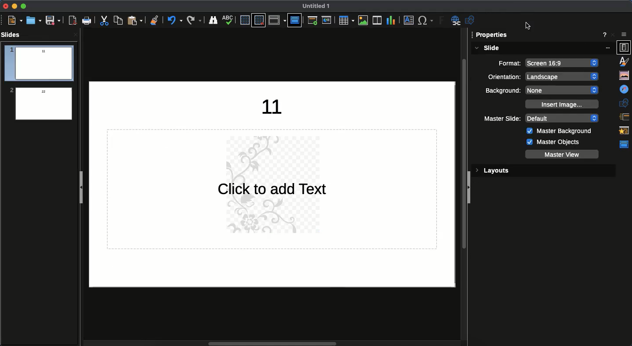 The height and width of the screenshot is (346, 632). What do you see at coordinates (174, 20) in the screenshot?
I see `Undo` at bounding box center [174, 20].